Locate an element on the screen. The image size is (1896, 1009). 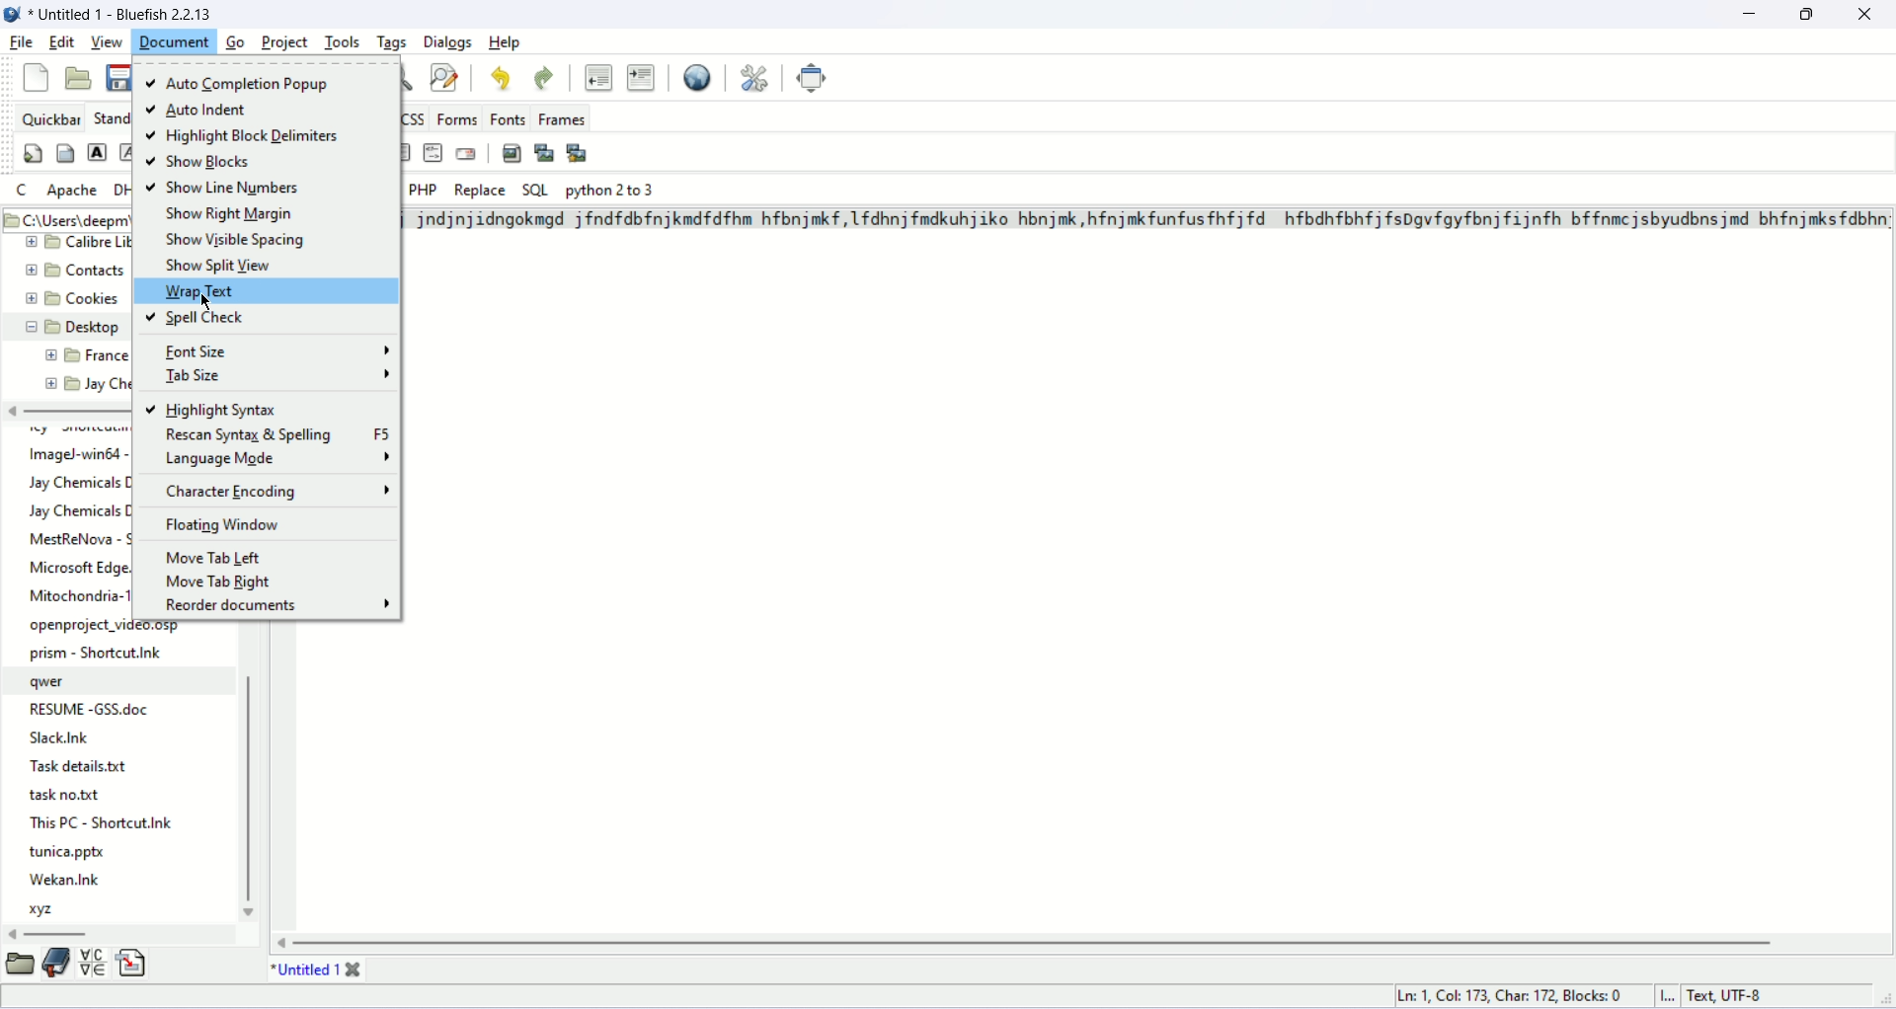
close is located at coordinates (1864, 15).